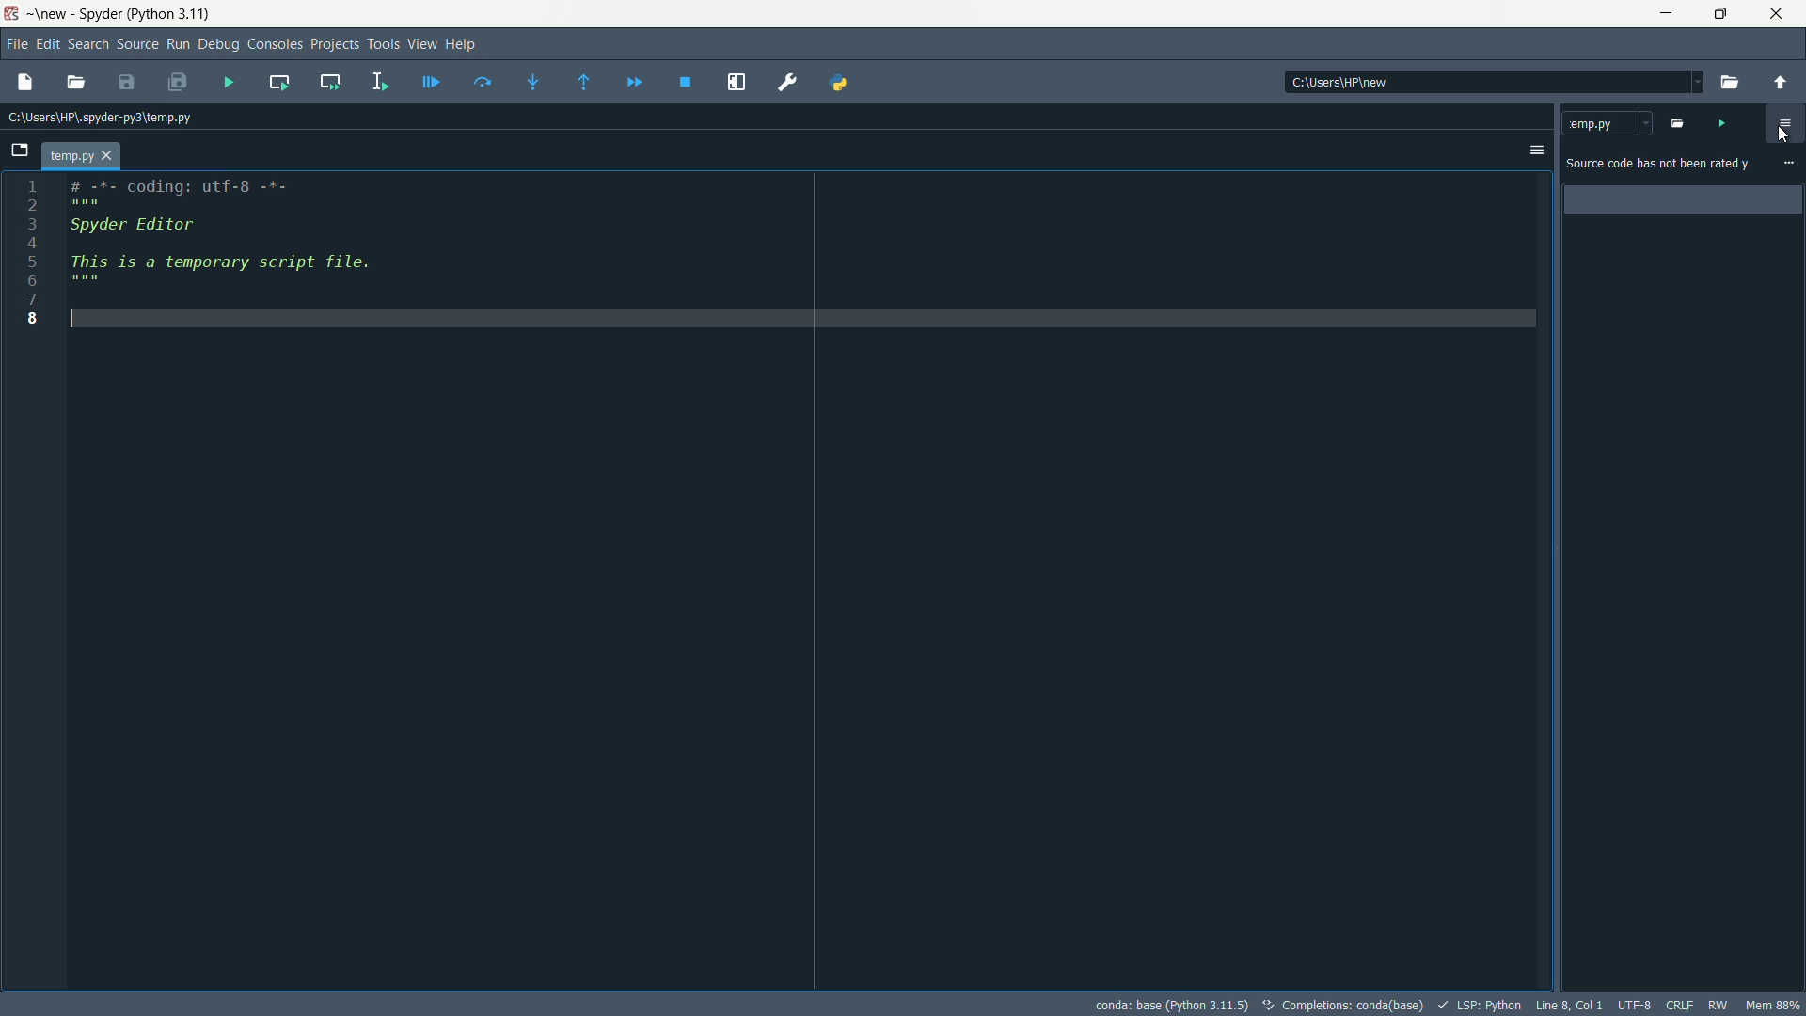 This screenshot has height=1016, width=1806. Describe the element at coordinates (1788, 133) in the screenshot. I see `cursor` at that location.